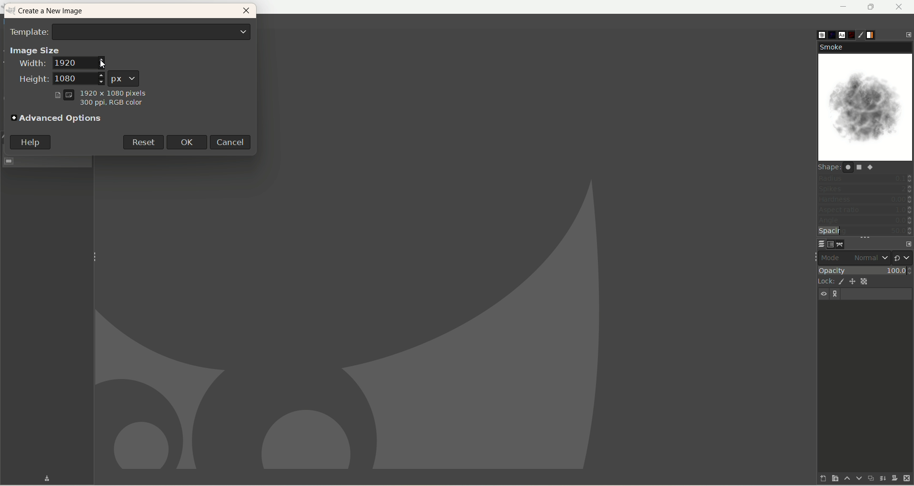 The height and width of the screenshot is (486, 914). What do you see at coordinates (853, 33) in the screenshot?
I see `document history` at bounding box center [853, 33].